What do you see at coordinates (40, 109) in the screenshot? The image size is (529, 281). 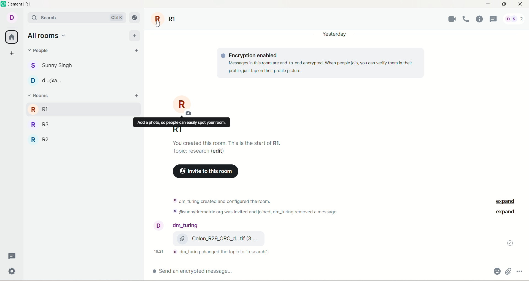 I see `R1` at bounding box center [40, 109].